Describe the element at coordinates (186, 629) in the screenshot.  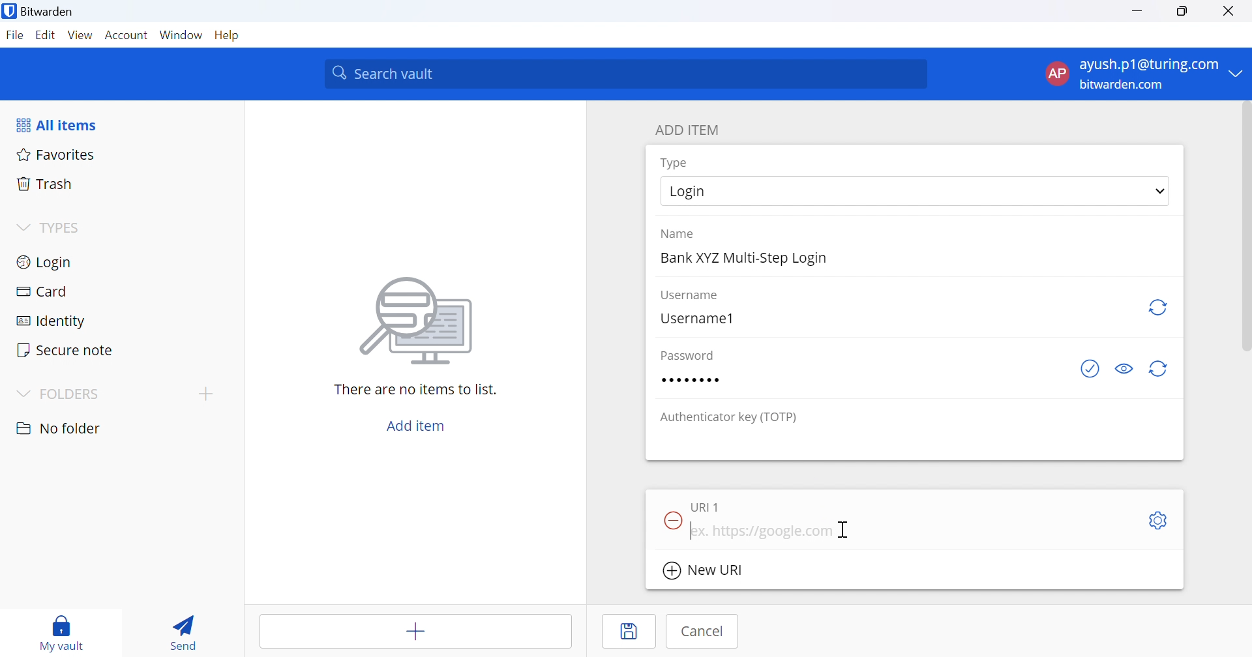
I see `Send` at that location.